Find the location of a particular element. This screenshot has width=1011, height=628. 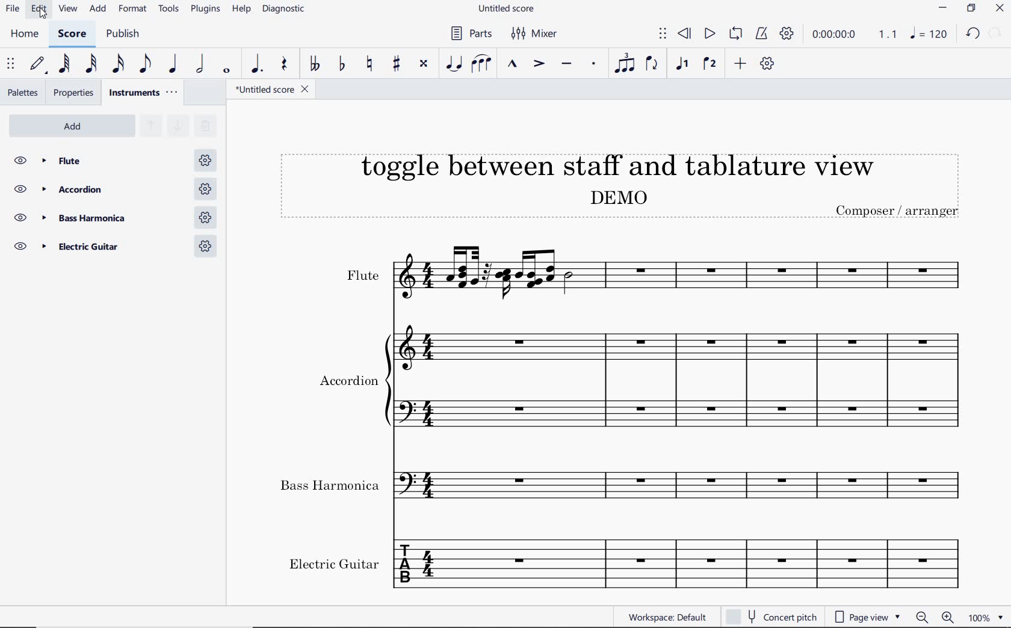

plugins is located at coordinates (205, 10).